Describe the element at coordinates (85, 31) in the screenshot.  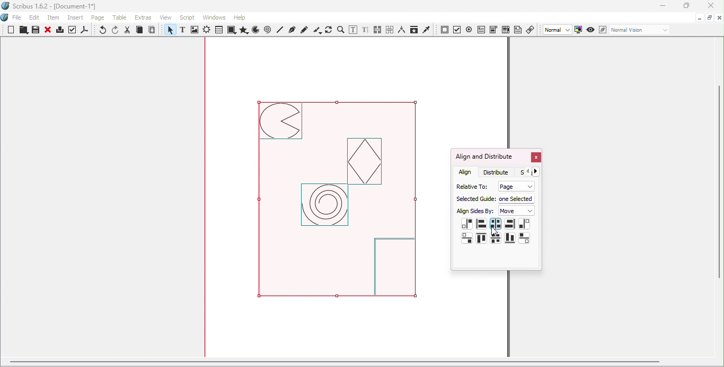
I see `save as PDF` at that location.